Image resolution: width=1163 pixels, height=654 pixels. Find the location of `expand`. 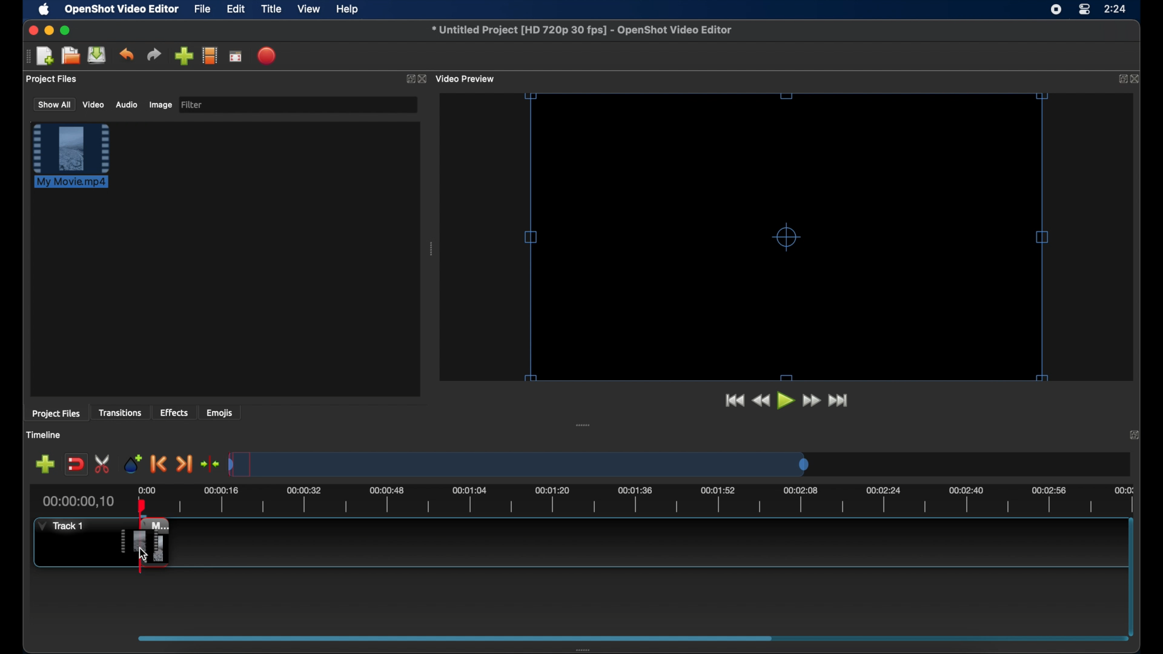

expand is located at coordinates (1121, 79).